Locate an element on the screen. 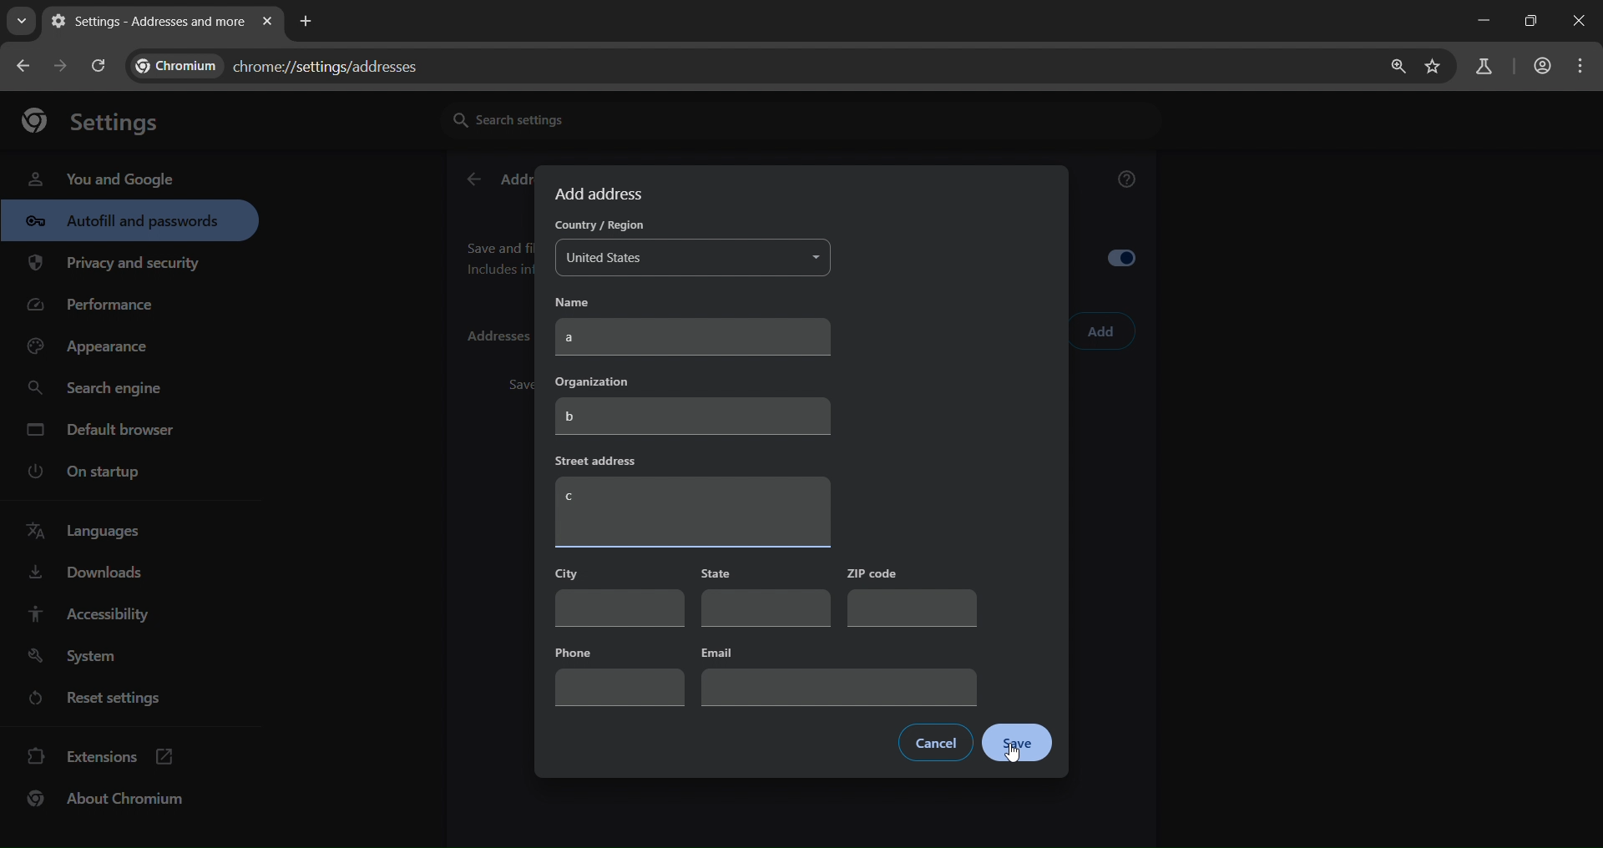  bout chromium is located at coordinates (109, 798).